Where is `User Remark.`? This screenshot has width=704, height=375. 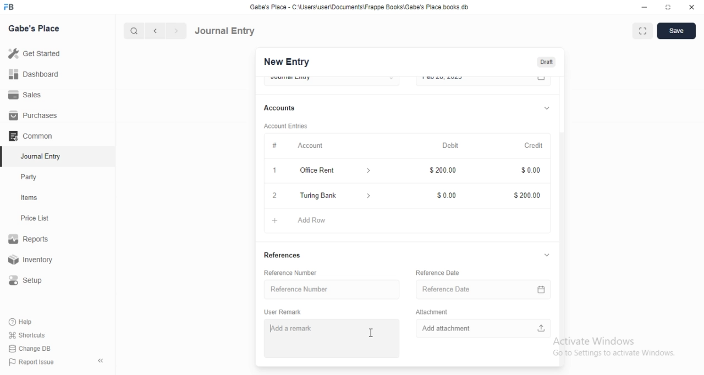
User Remark. is located at coordinates (280, 311).